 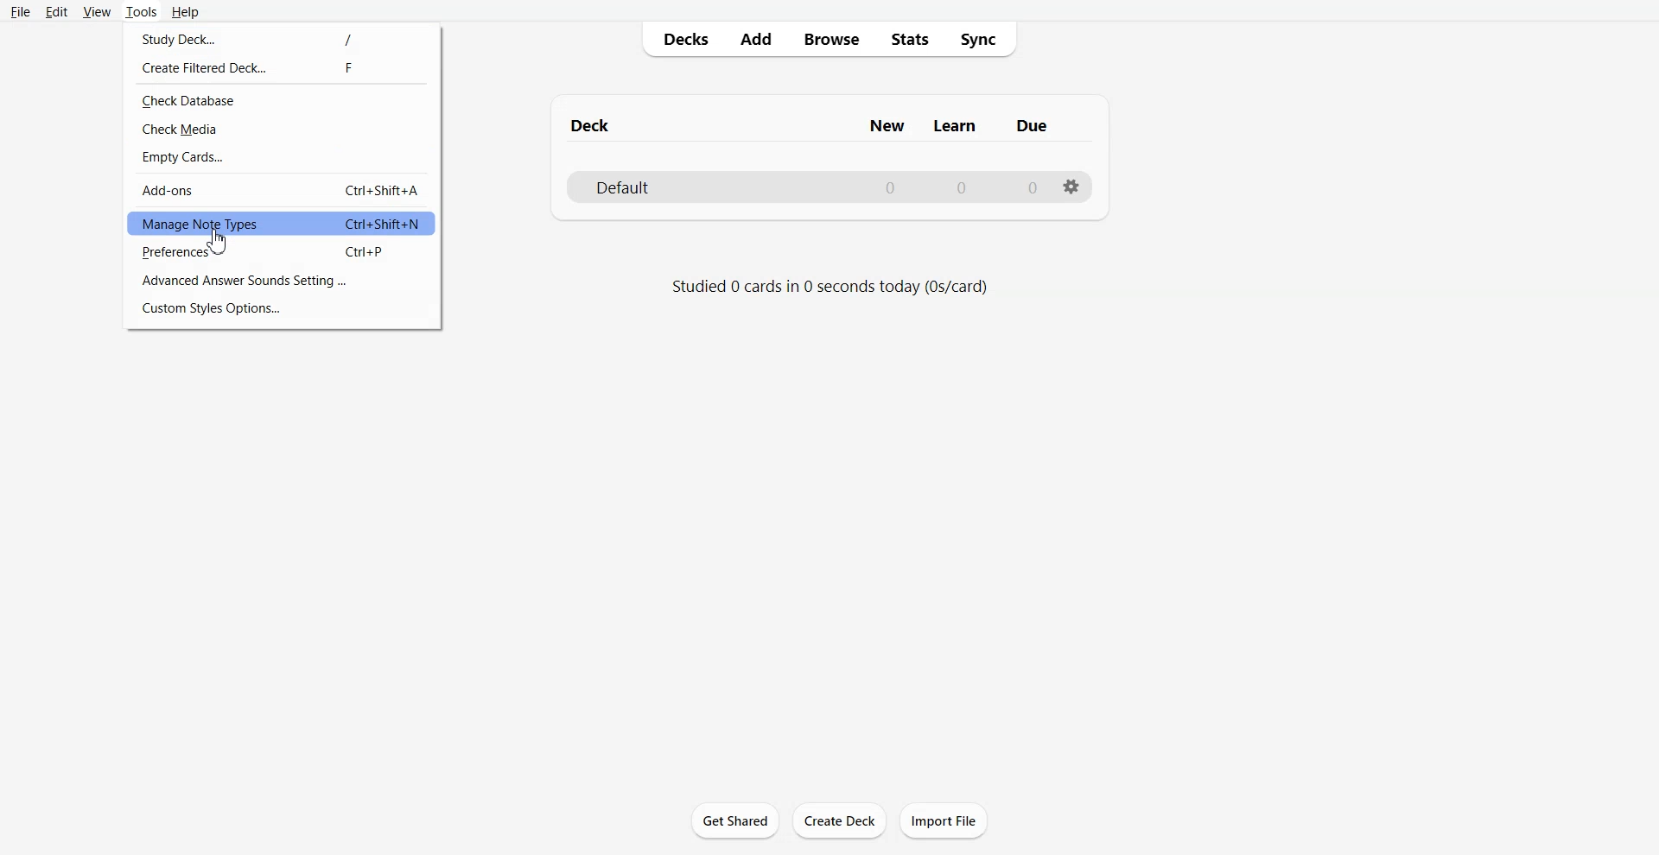 I want to click on Create Filtered Deck, so click(x=283, y=66).